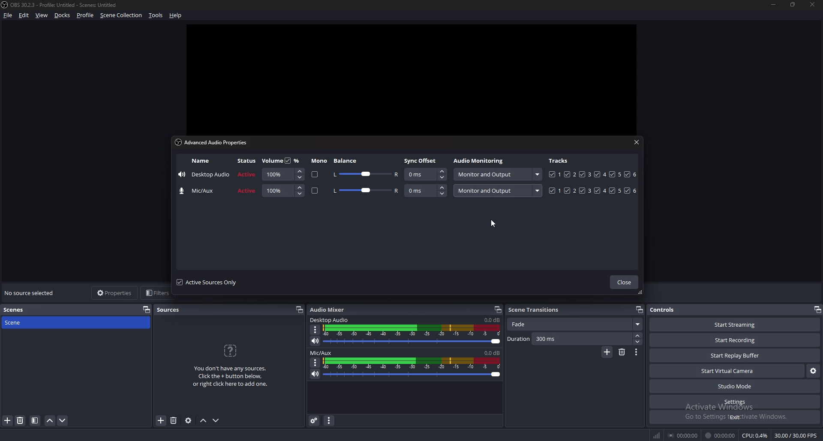 The image size is (823, 441). What do you see at coordinates (8, 15) in the screenshot?
I see `file` at bounding box center [8, 15].